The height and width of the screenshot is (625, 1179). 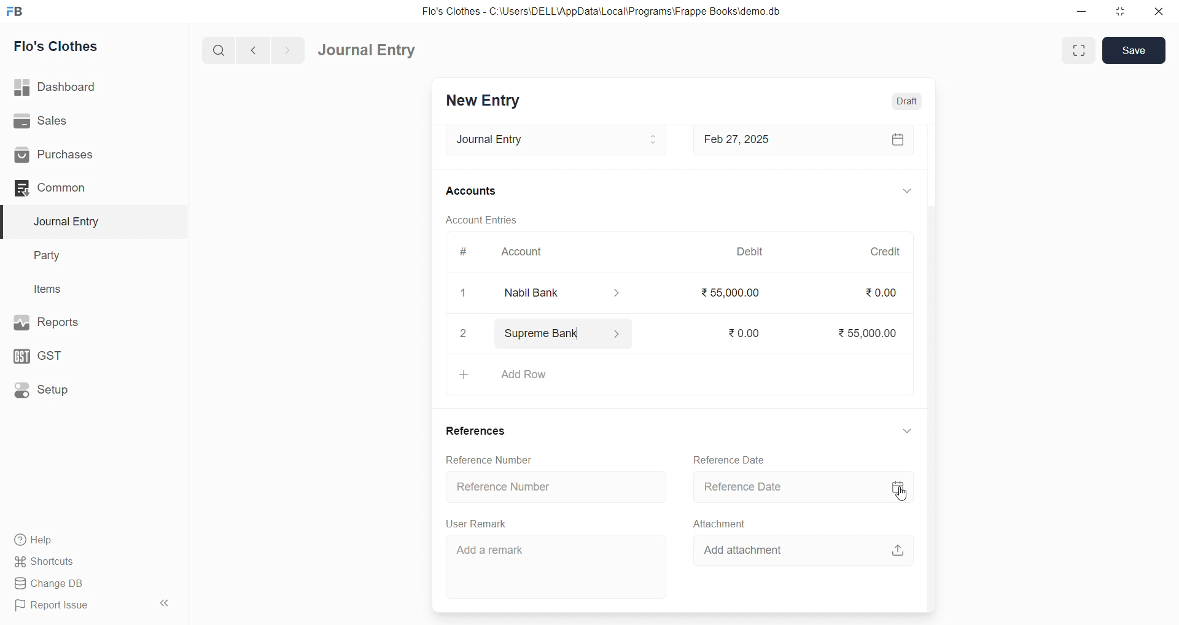 I want to click on Change DB, so click(x=76, y=583).